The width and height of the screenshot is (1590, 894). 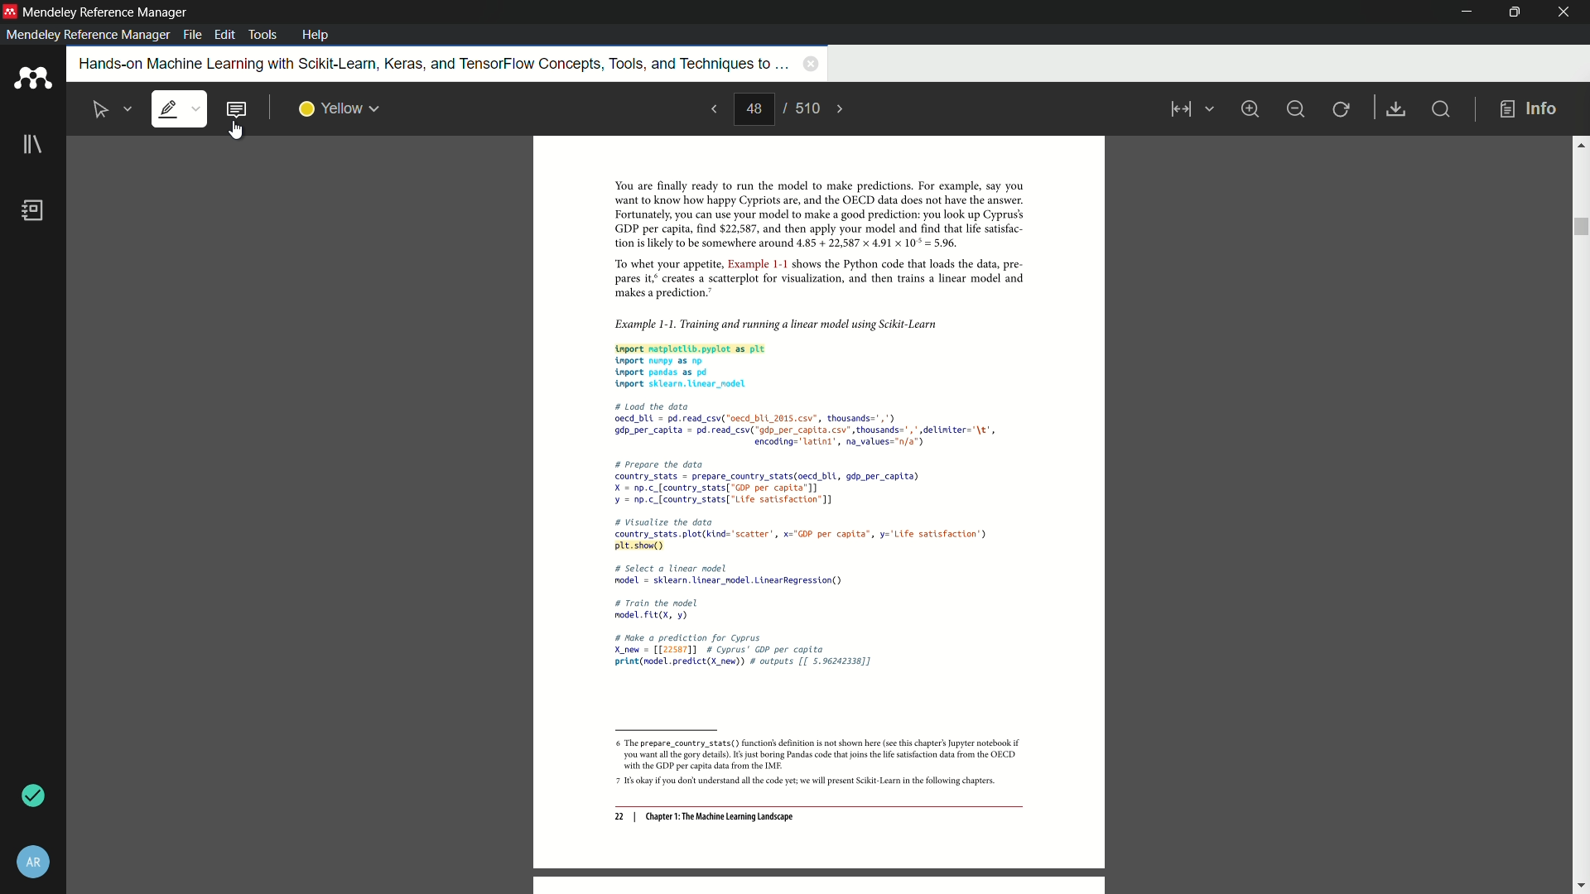 I want to click on 22 | Chapter 1: The Machine Learning Landscape, so click(x=704, y=818).